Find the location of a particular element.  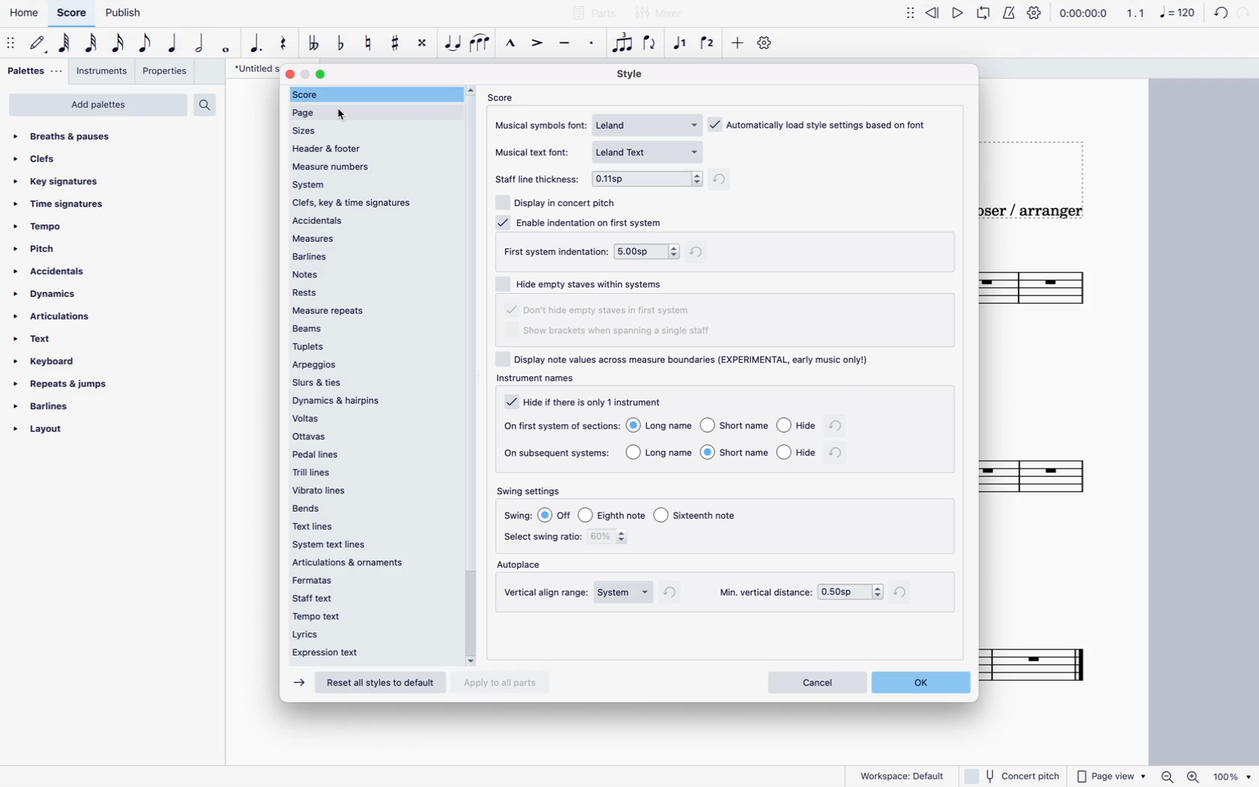

select swing ratio is located at coordinates (543, 540).